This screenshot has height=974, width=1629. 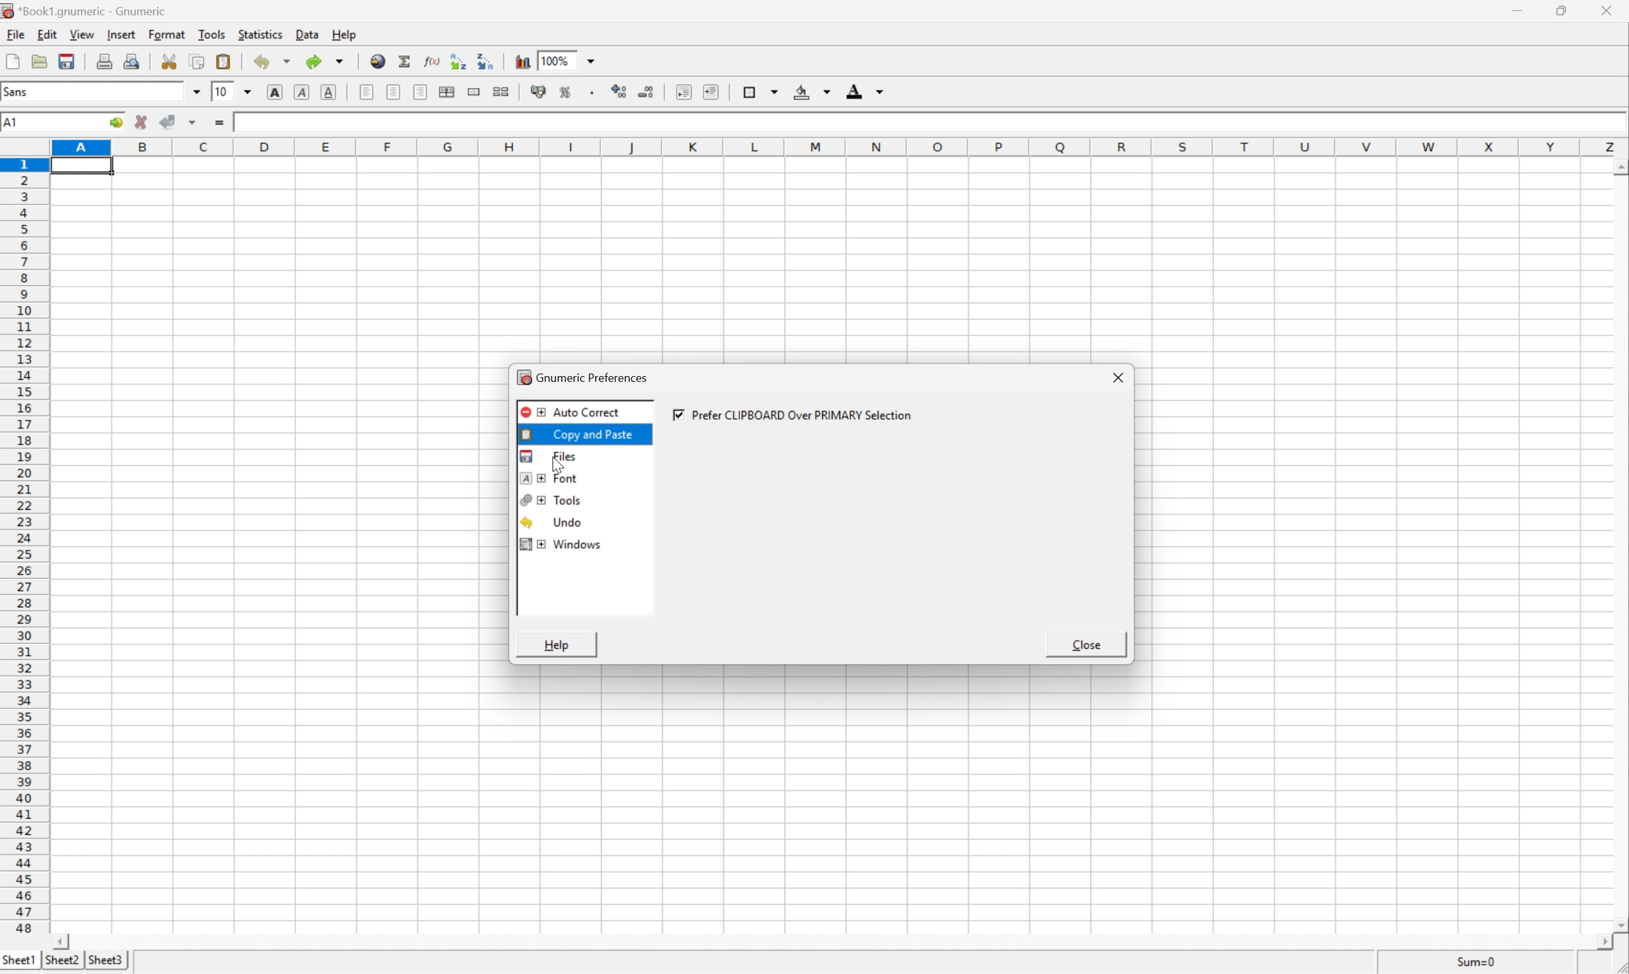 I want to click on 100%, so click(x=567, y=60).